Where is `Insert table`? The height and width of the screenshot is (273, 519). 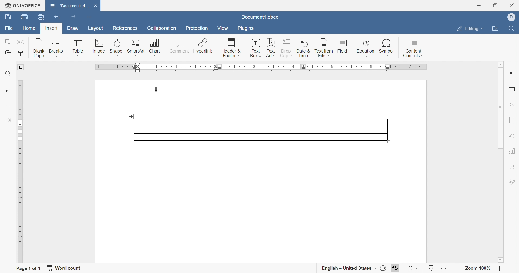
Insert table is located at coordinates (78, 48).